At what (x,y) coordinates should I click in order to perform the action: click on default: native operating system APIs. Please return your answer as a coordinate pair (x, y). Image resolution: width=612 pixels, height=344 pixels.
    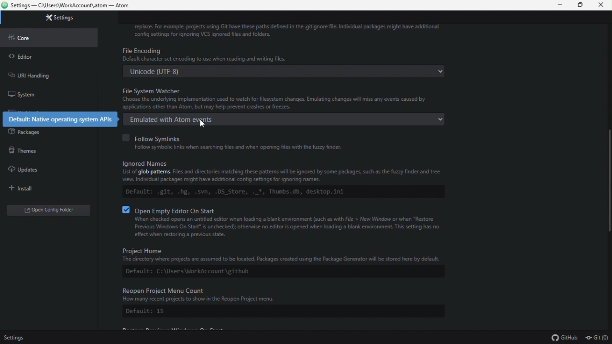
    Looking at the image, I should click on (61, 119).